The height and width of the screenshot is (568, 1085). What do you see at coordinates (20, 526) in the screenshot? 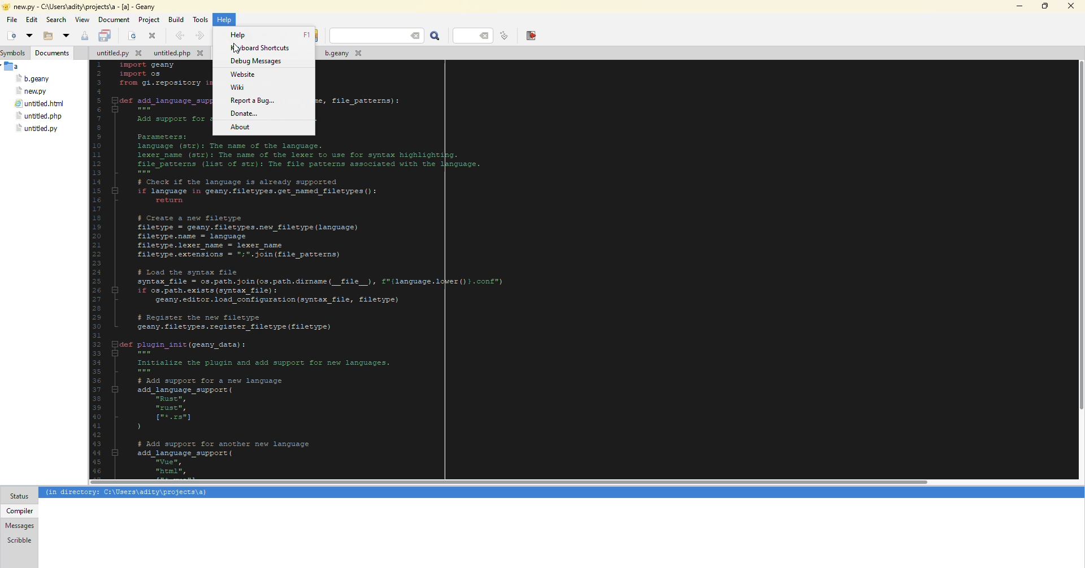
I see `messages` at bounding box center [20, 526].